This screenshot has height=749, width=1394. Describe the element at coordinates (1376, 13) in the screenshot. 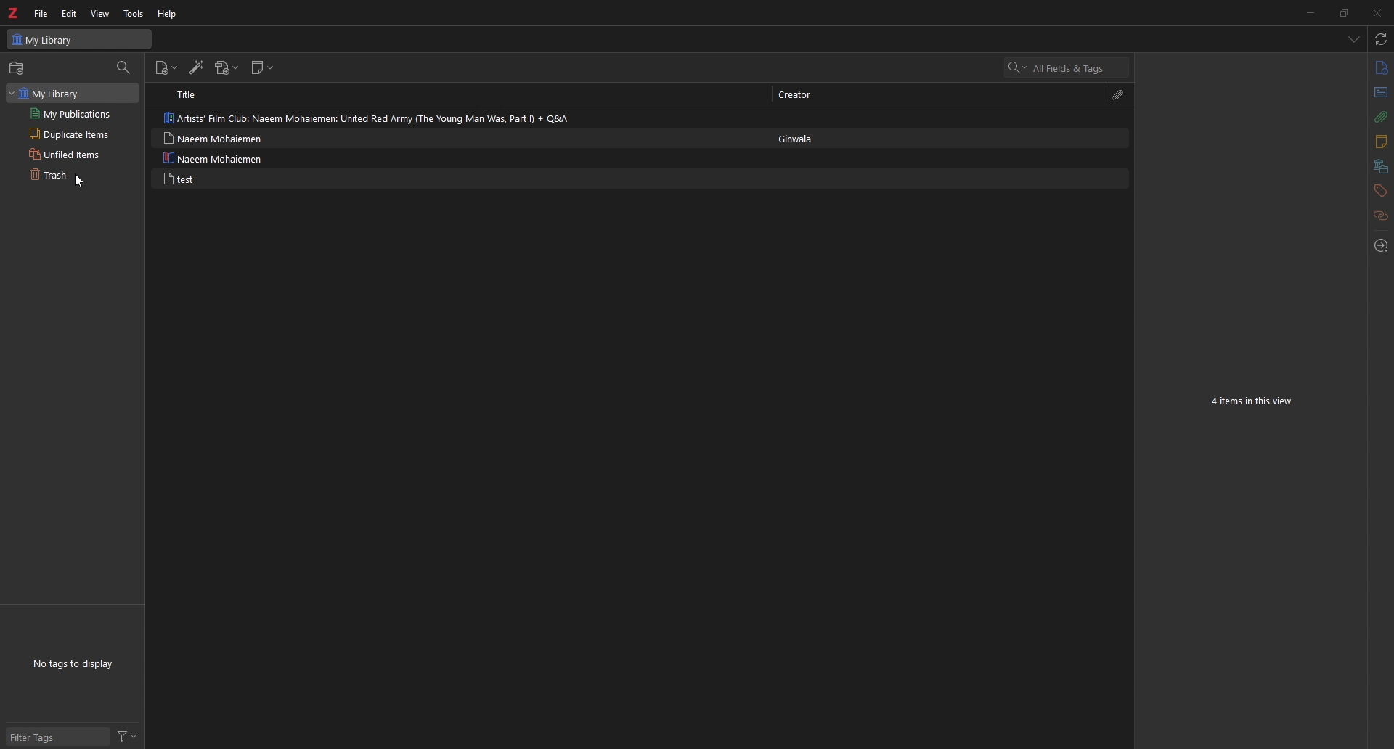

I see `close` at that location.